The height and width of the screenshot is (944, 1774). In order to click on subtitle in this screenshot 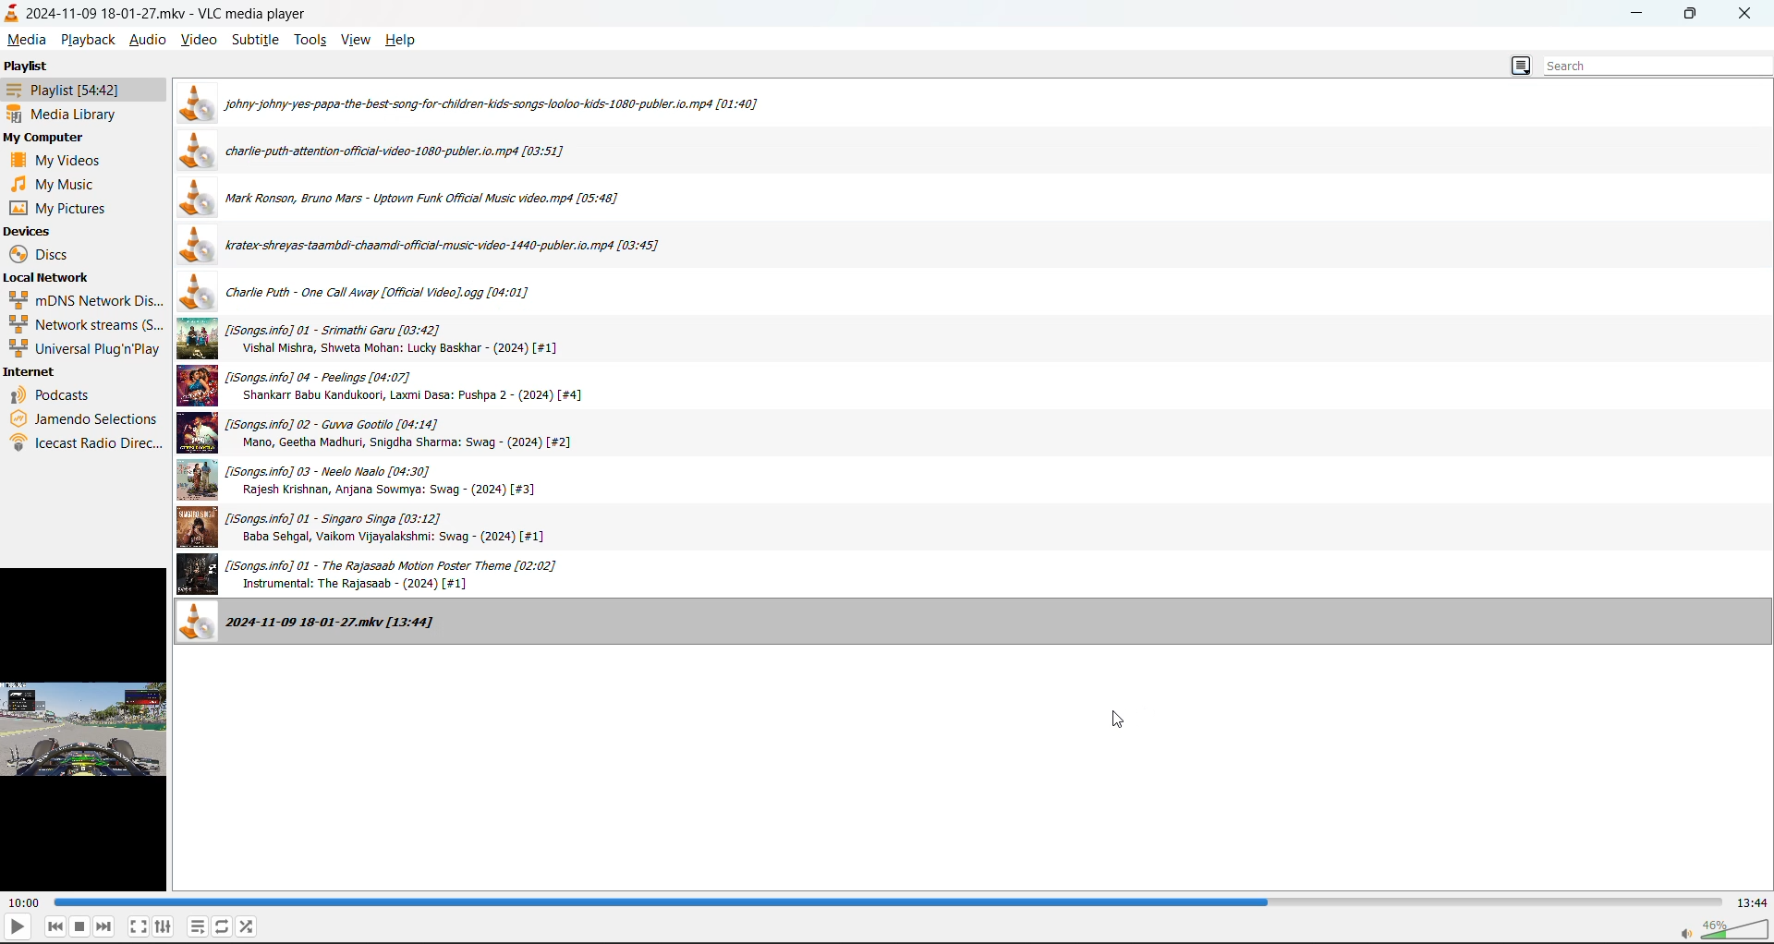, I will do `click(256, 39)`.